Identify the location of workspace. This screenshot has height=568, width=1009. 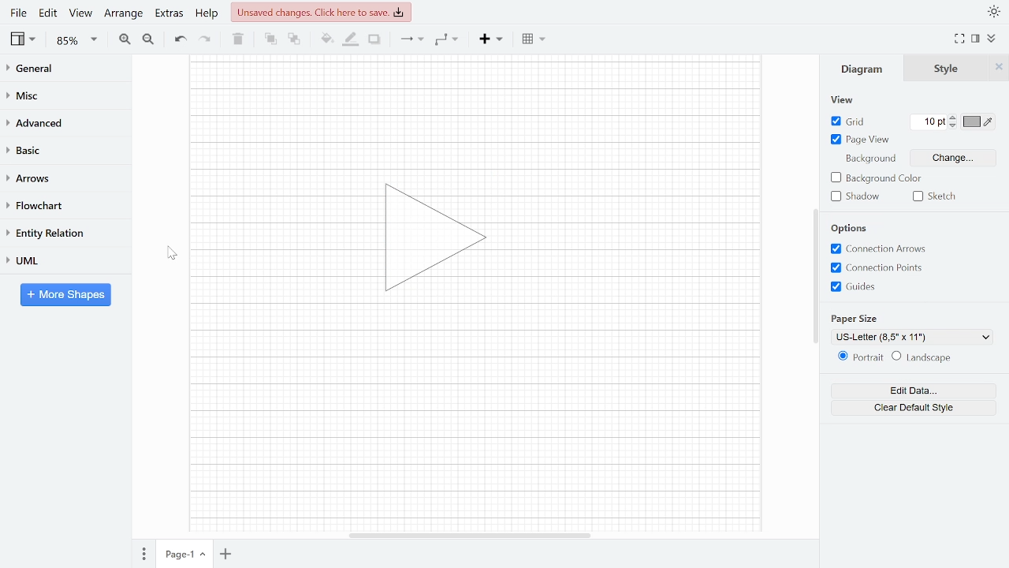
(474, 422).